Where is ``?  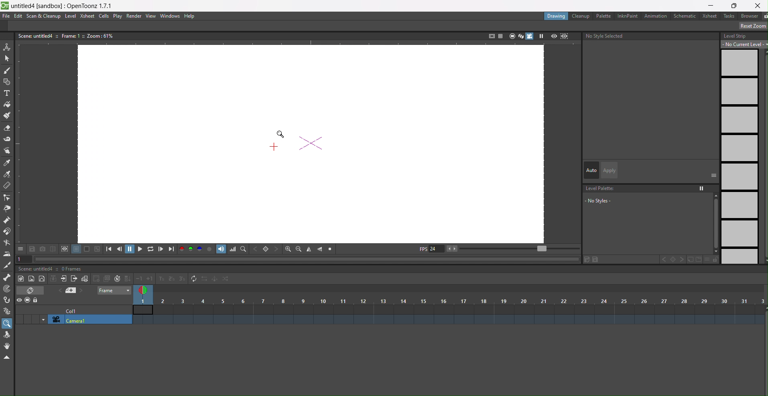
 is located at coordinates (23, 300).